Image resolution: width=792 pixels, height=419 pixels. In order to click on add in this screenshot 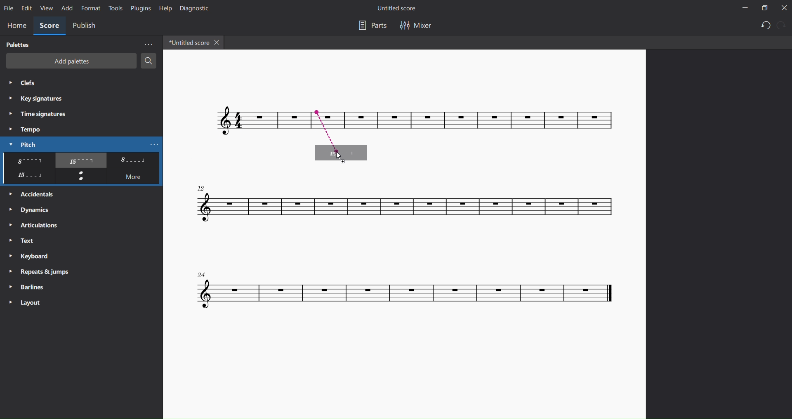, I will do `click(65, 8)`.